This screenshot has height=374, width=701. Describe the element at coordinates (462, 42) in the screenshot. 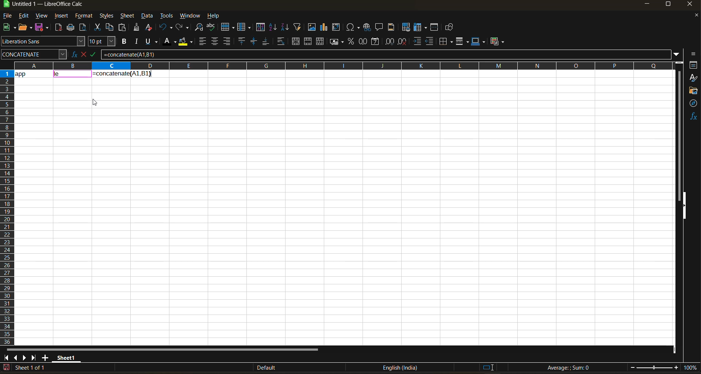

I see `border style` at that location.